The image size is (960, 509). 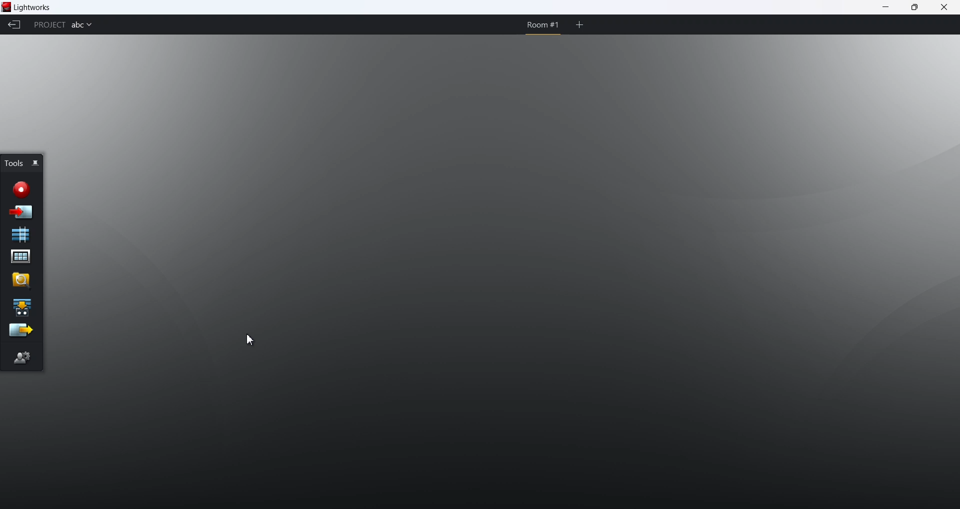 What do you see at coordinates (22, 211) in the screenshot?
I see `import` at bounding box center [22, 211].